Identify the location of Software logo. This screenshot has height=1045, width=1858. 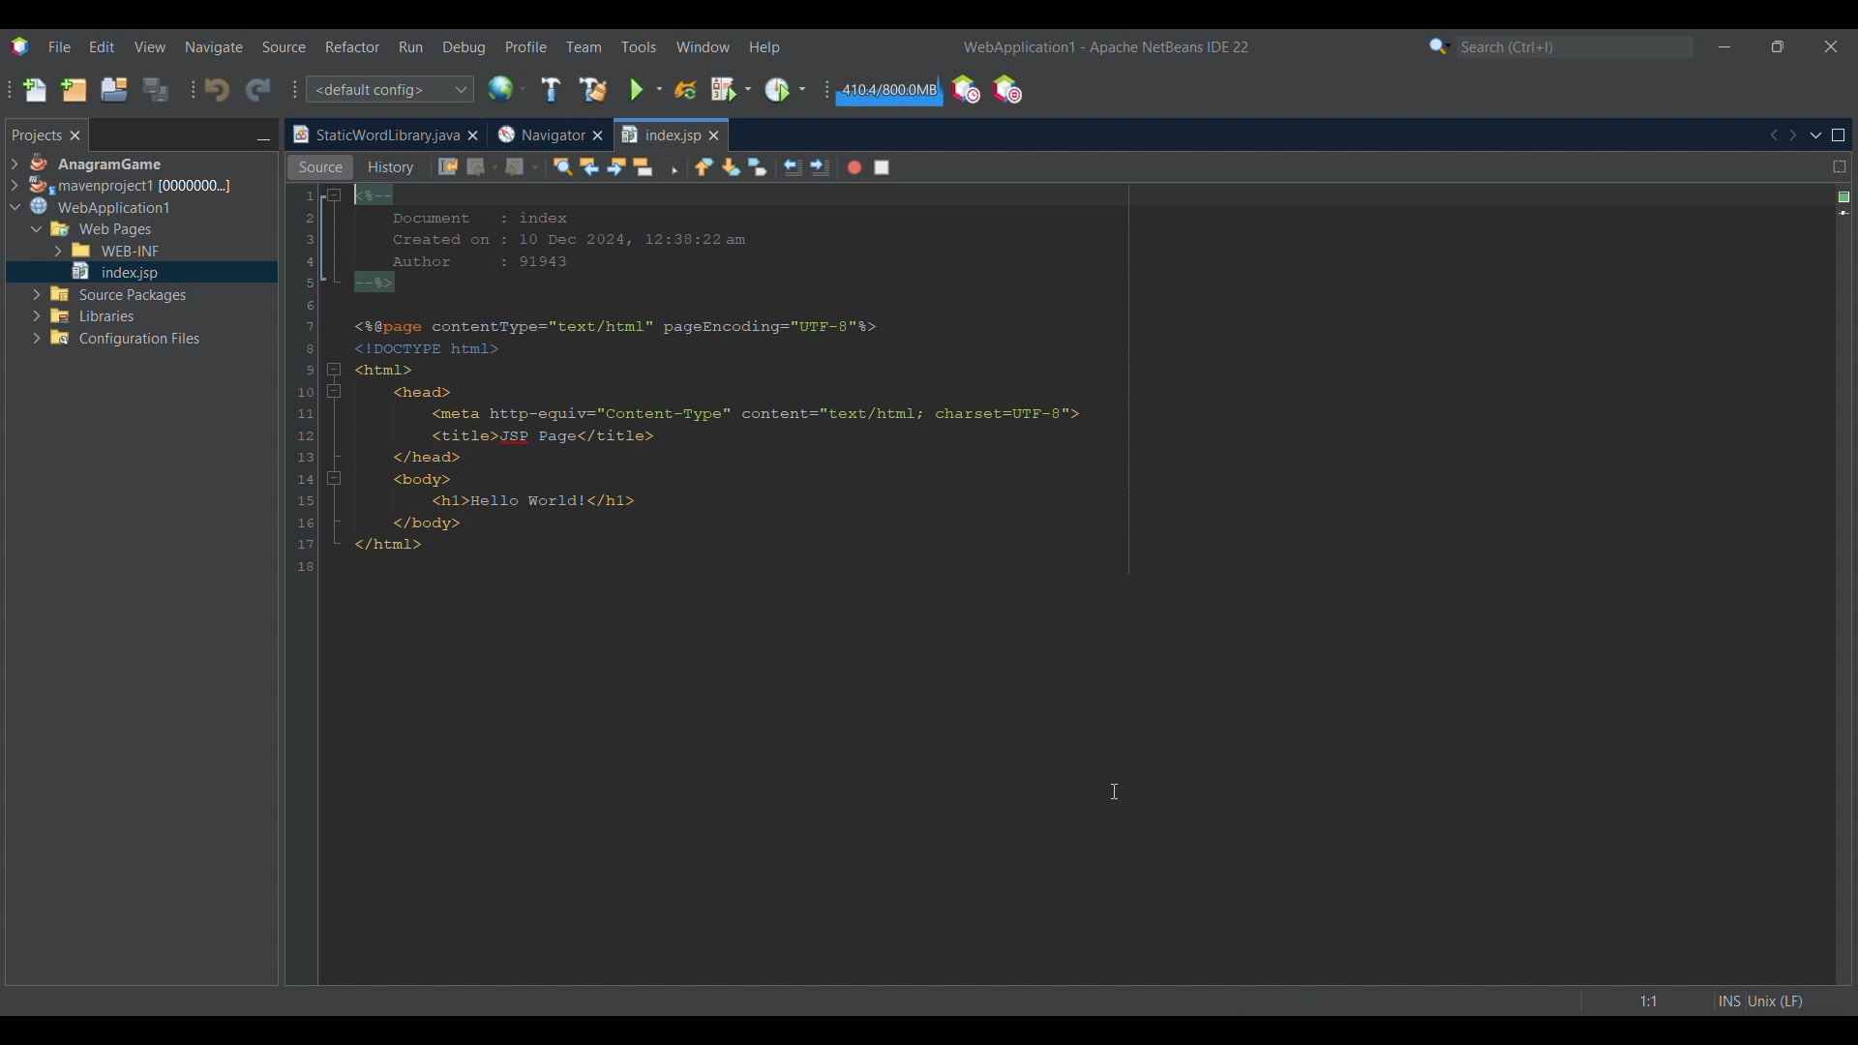
(19, 46).